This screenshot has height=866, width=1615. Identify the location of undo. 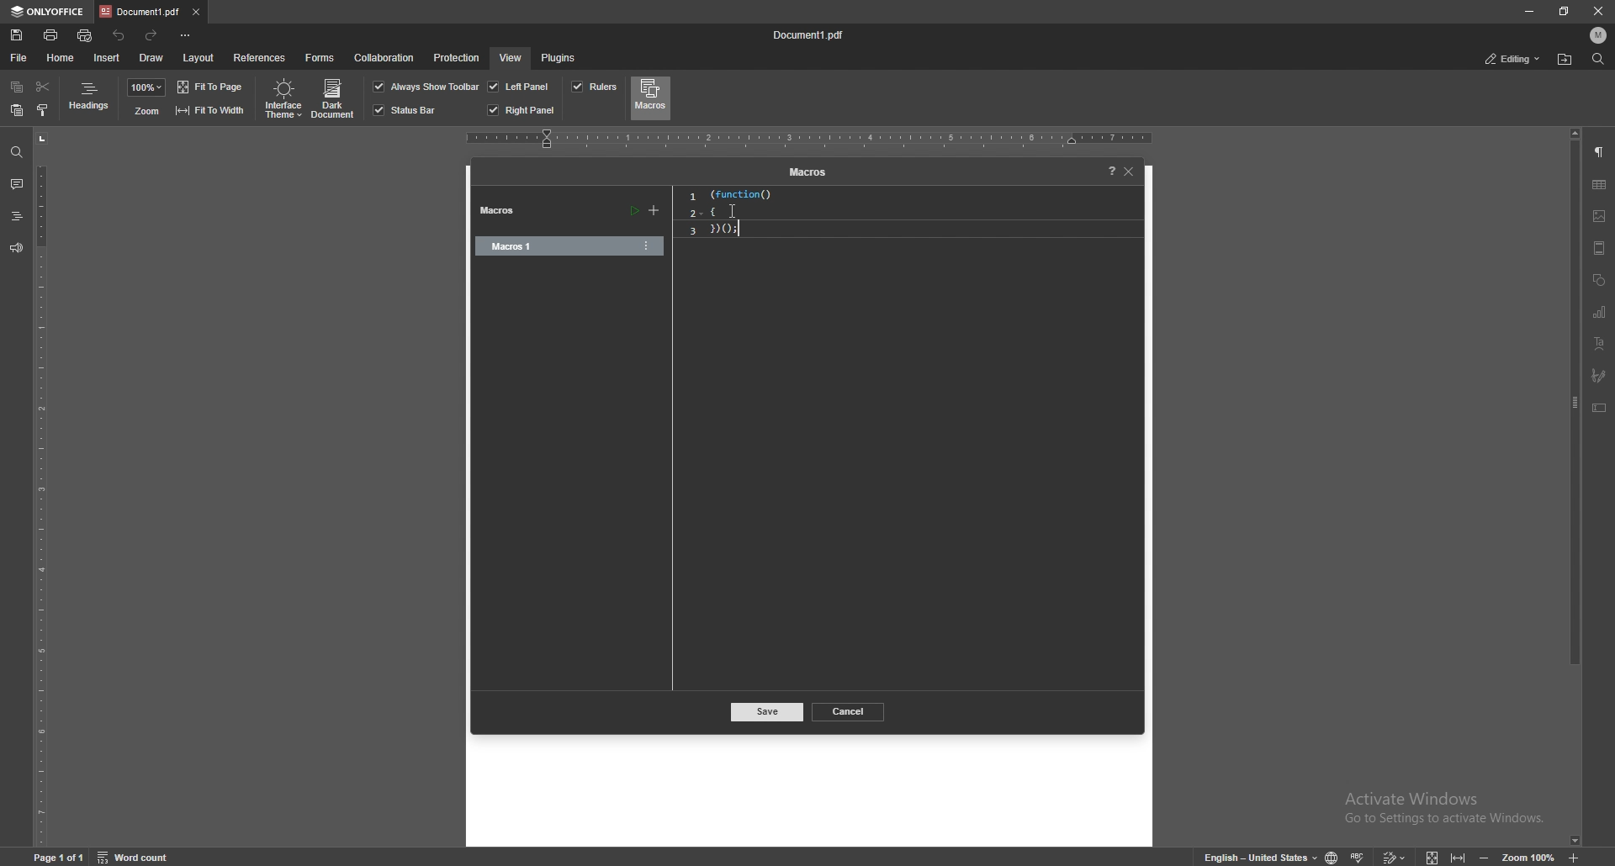
(119, 35).